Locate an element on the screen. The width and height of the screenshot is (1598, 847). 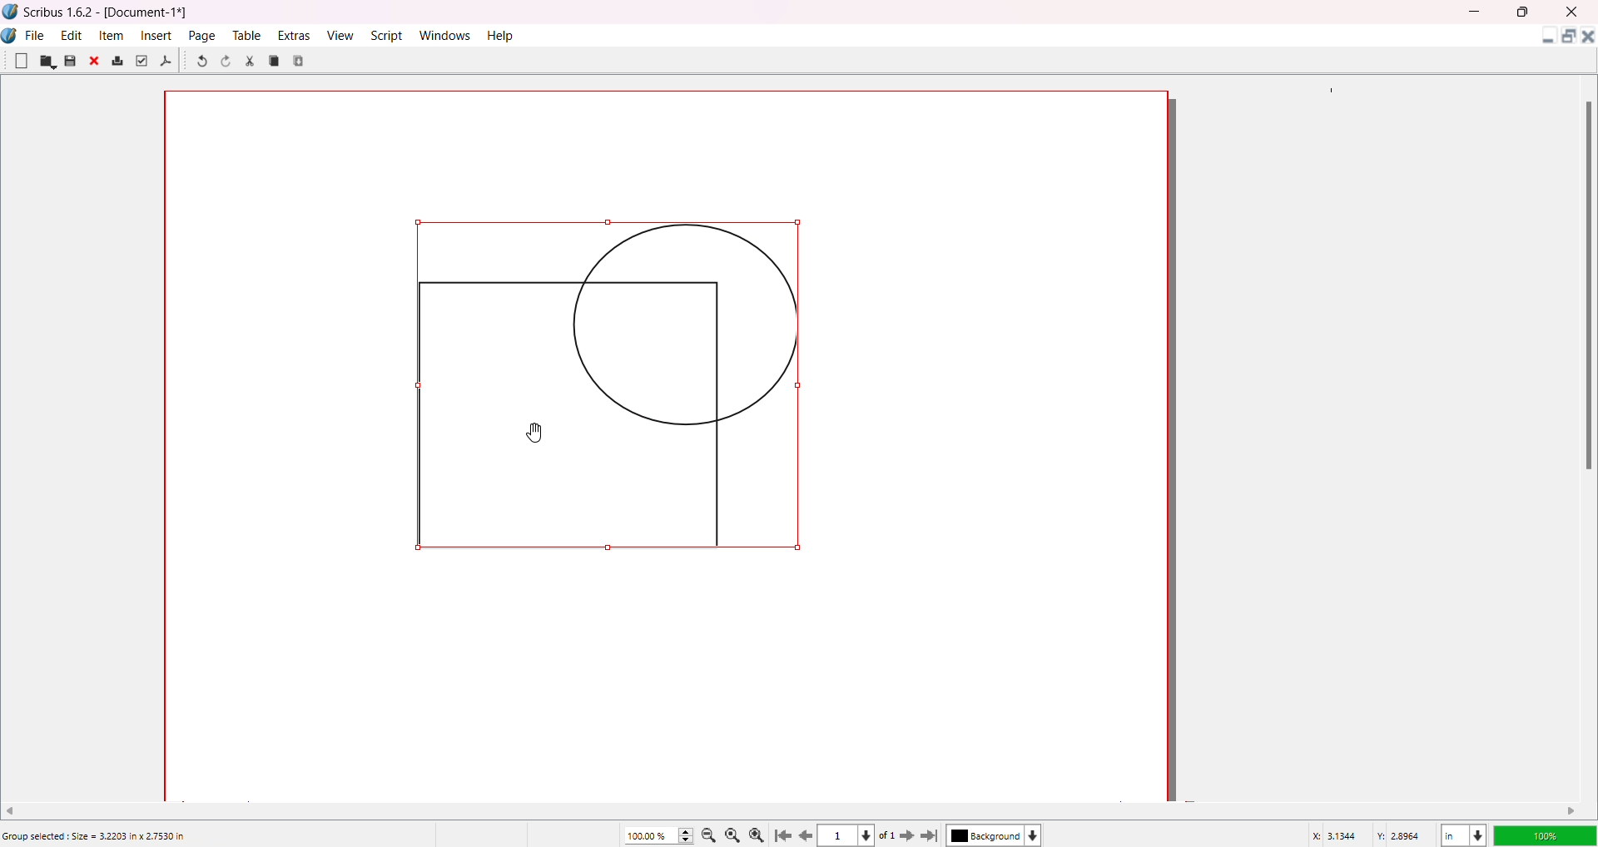
Table is located at coordinates (246, 35).